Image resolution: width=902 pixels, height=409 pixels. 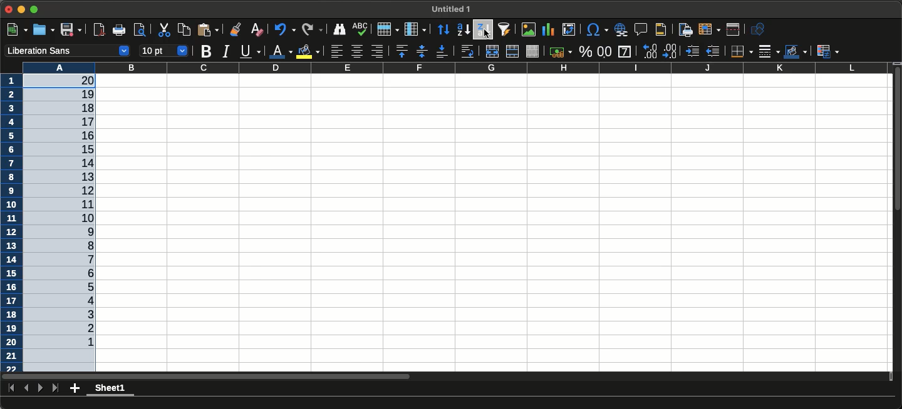 I want to click on Underline, so click(x=250, y=51).